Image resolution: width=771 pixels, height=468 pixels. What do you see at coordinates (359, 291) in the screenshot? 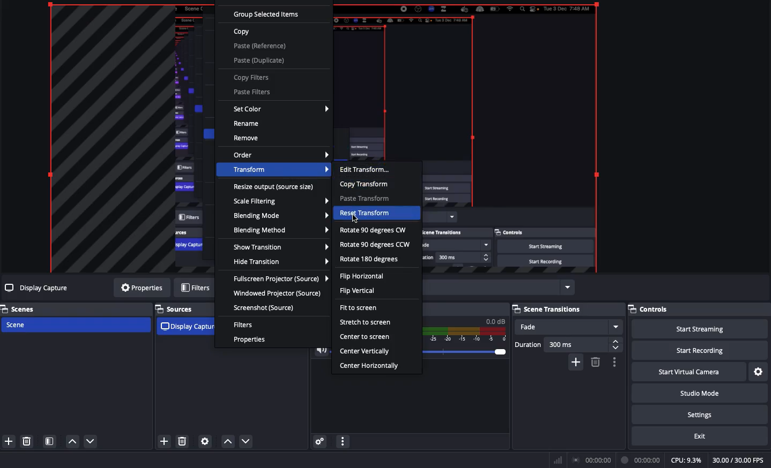
I see `Flip vertical ` at bounding box center [359, 291].